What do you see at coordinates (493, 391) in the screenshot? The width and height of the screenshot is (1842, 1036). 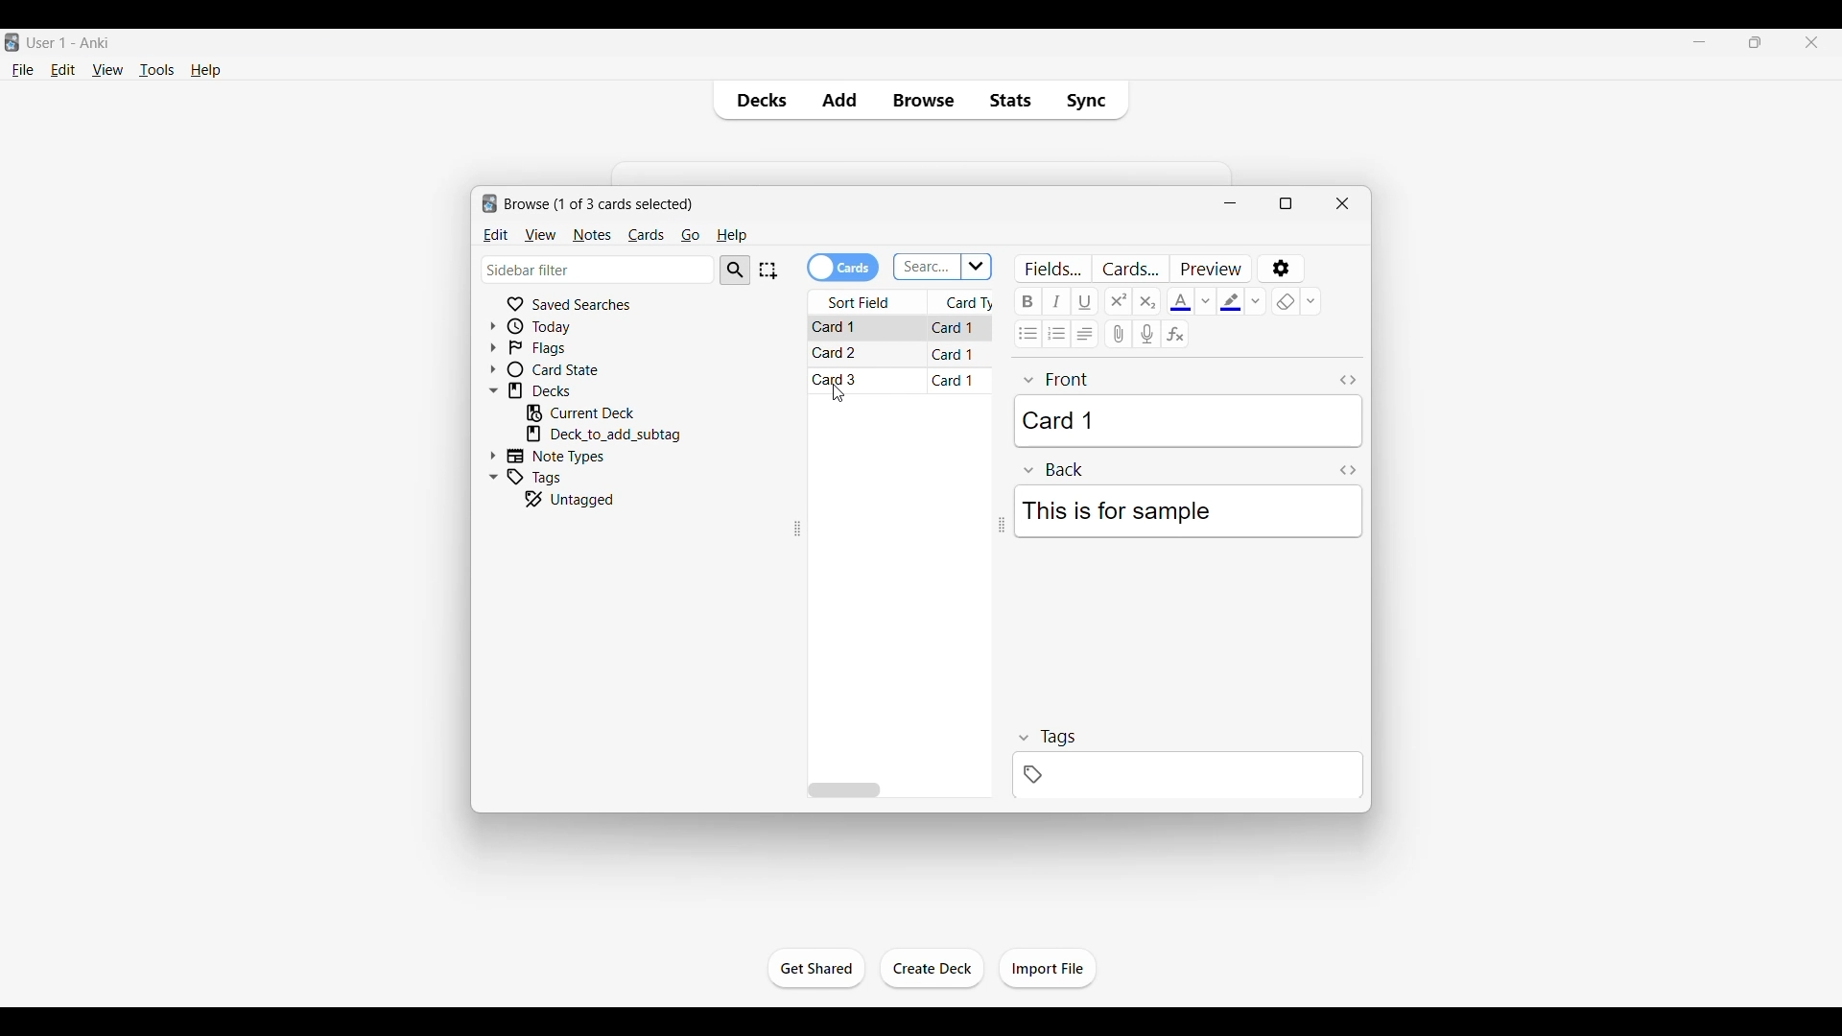 I see `Click to collapse Decks` at bounding box center [493, 391].